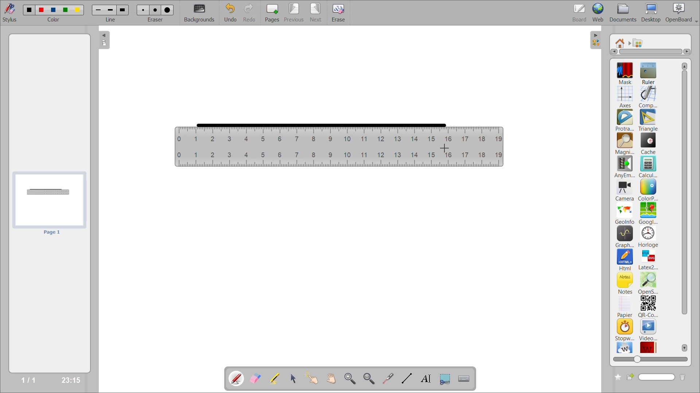  I want to click on backgrounds, so click(201, 13).